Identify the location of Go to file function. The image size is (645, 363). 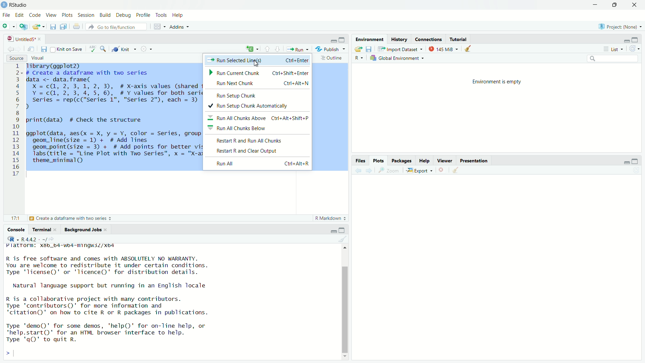
(117, 27).